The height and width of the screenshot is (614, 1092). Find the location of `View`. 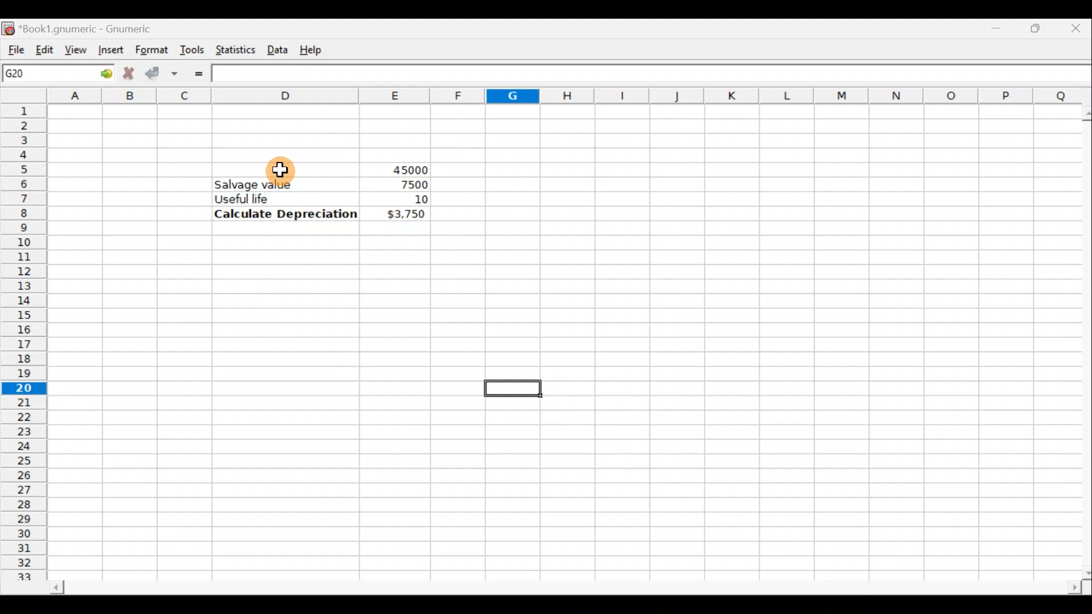

View is located at coordinates (76, 49).